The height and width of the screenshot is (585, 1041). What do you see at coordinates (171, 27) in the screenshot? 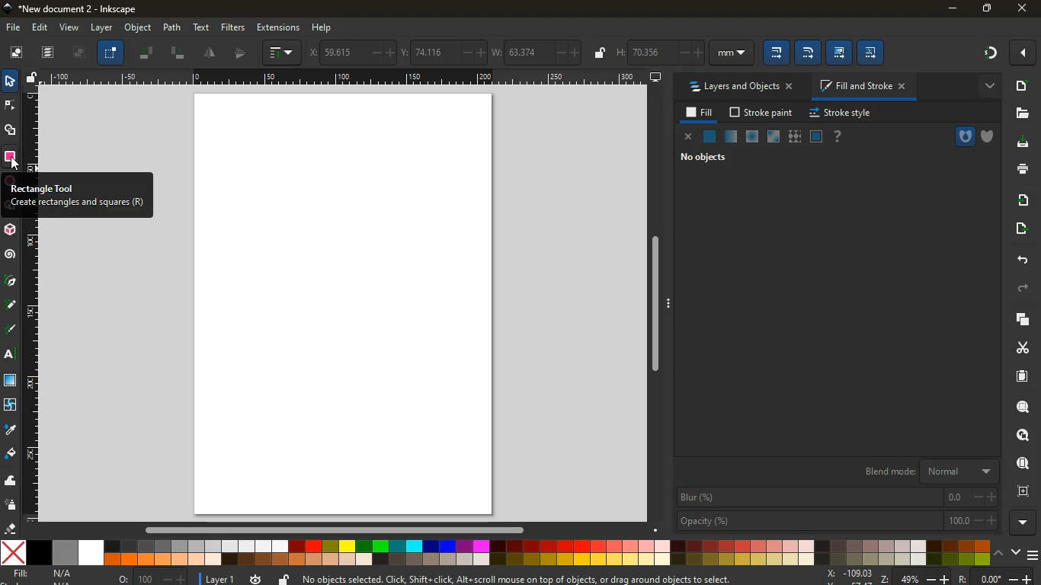
I see `path` at bounding box center [171, 27].